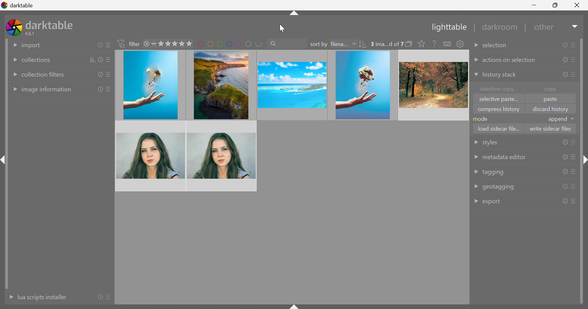  Describe the element at coordinates (551, 128) in the screenshot. I see `write sidecar files` at that location.